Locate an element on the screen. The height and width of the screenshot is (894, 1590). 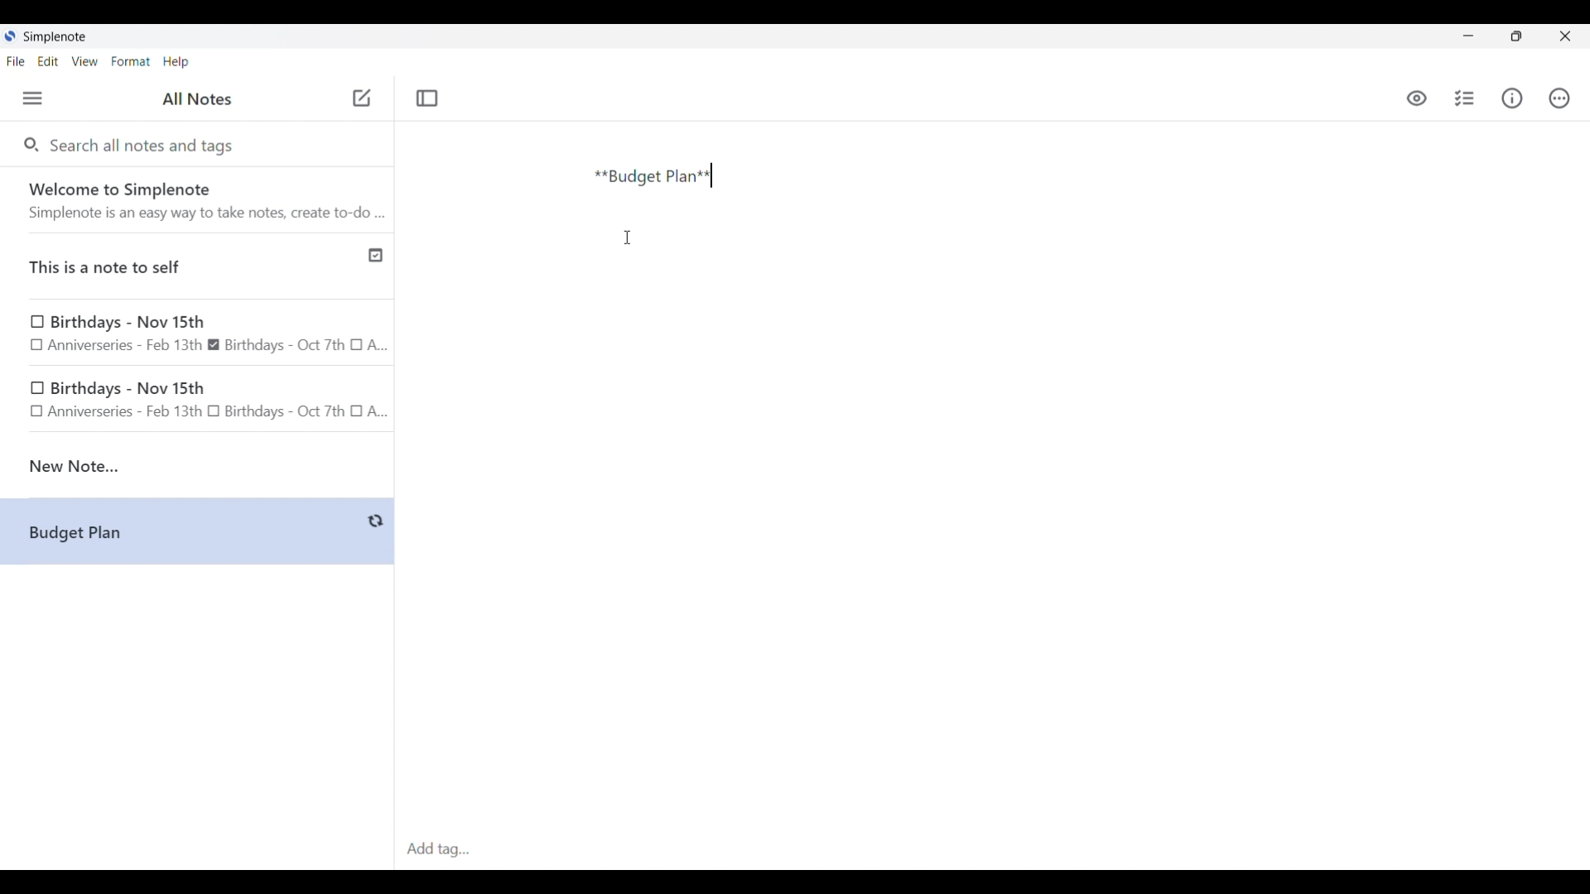
Show interface in a smaller tab is located at coordinates (1516, 36).